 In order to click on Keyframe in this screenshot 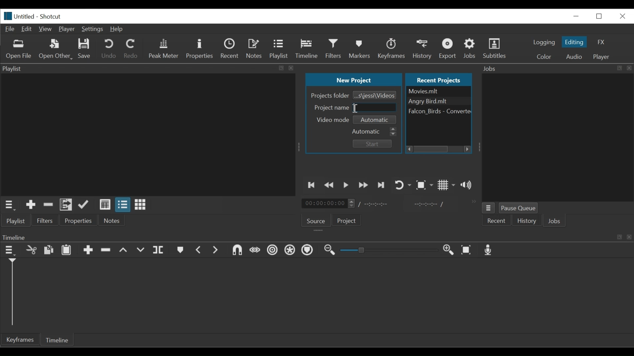, I will do `click(393, 48)`.